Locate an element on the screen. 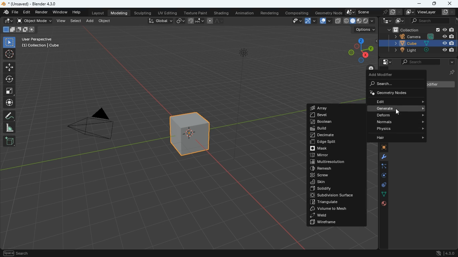 The width and height of the screenshot is (458, 257). circle is located at coordinates (10, 79).